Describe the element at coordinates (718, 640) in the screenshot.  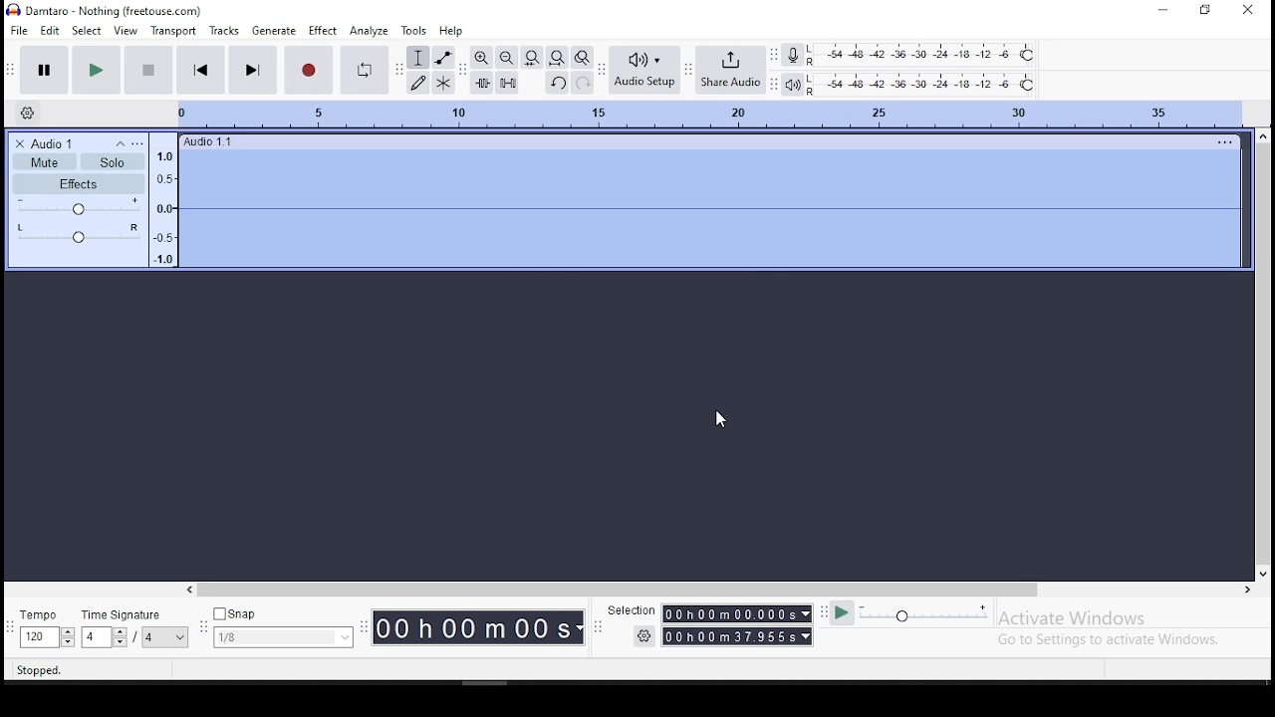
I see `Timer with settings` at that location.